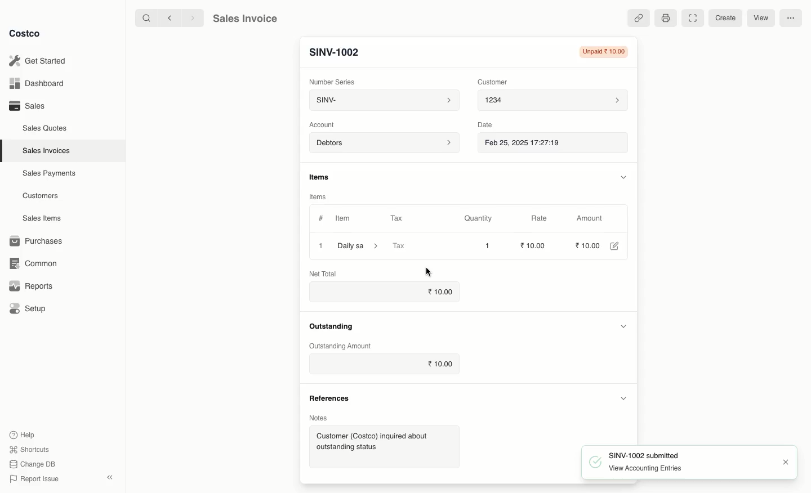 The width and height of the screenshot is (811, 493). I want to click on Sales, so click(28, 106).